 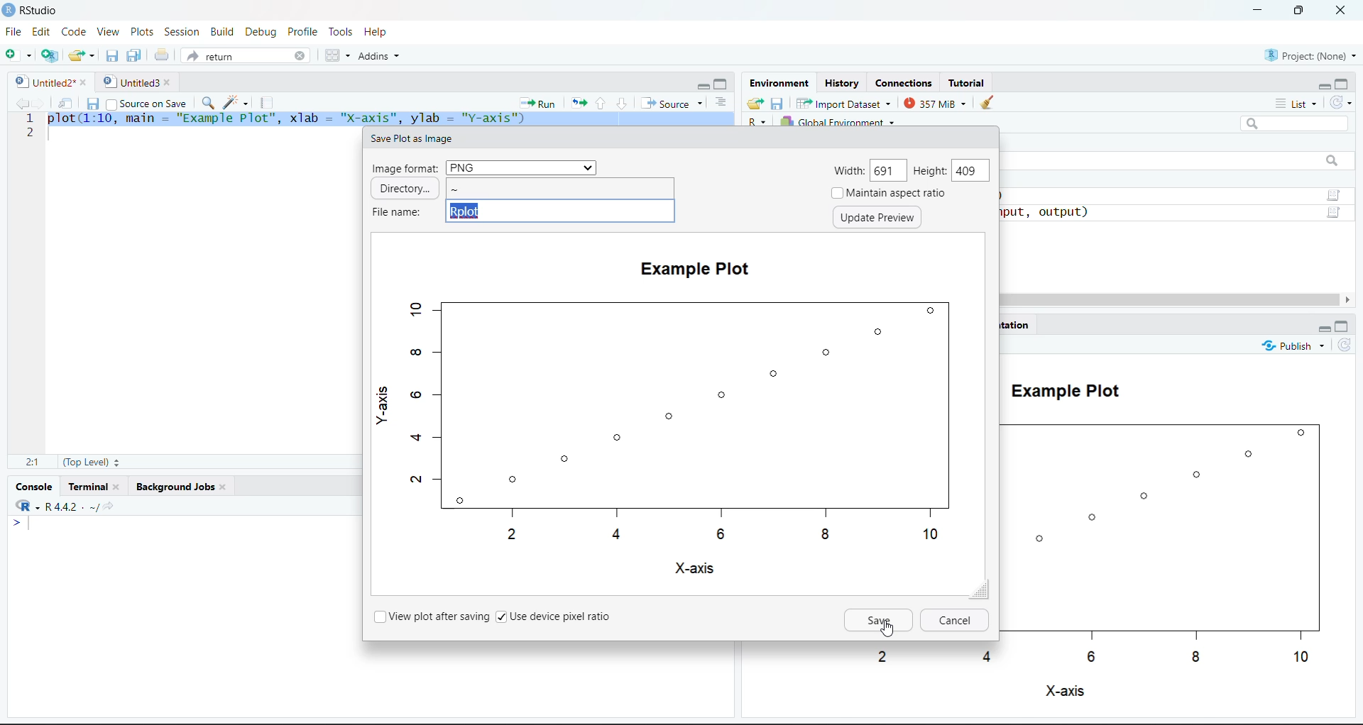 What do you see at coordinates (95, 486) in the screenshot?
I see `Terminal` at bounding box center [95, 486].